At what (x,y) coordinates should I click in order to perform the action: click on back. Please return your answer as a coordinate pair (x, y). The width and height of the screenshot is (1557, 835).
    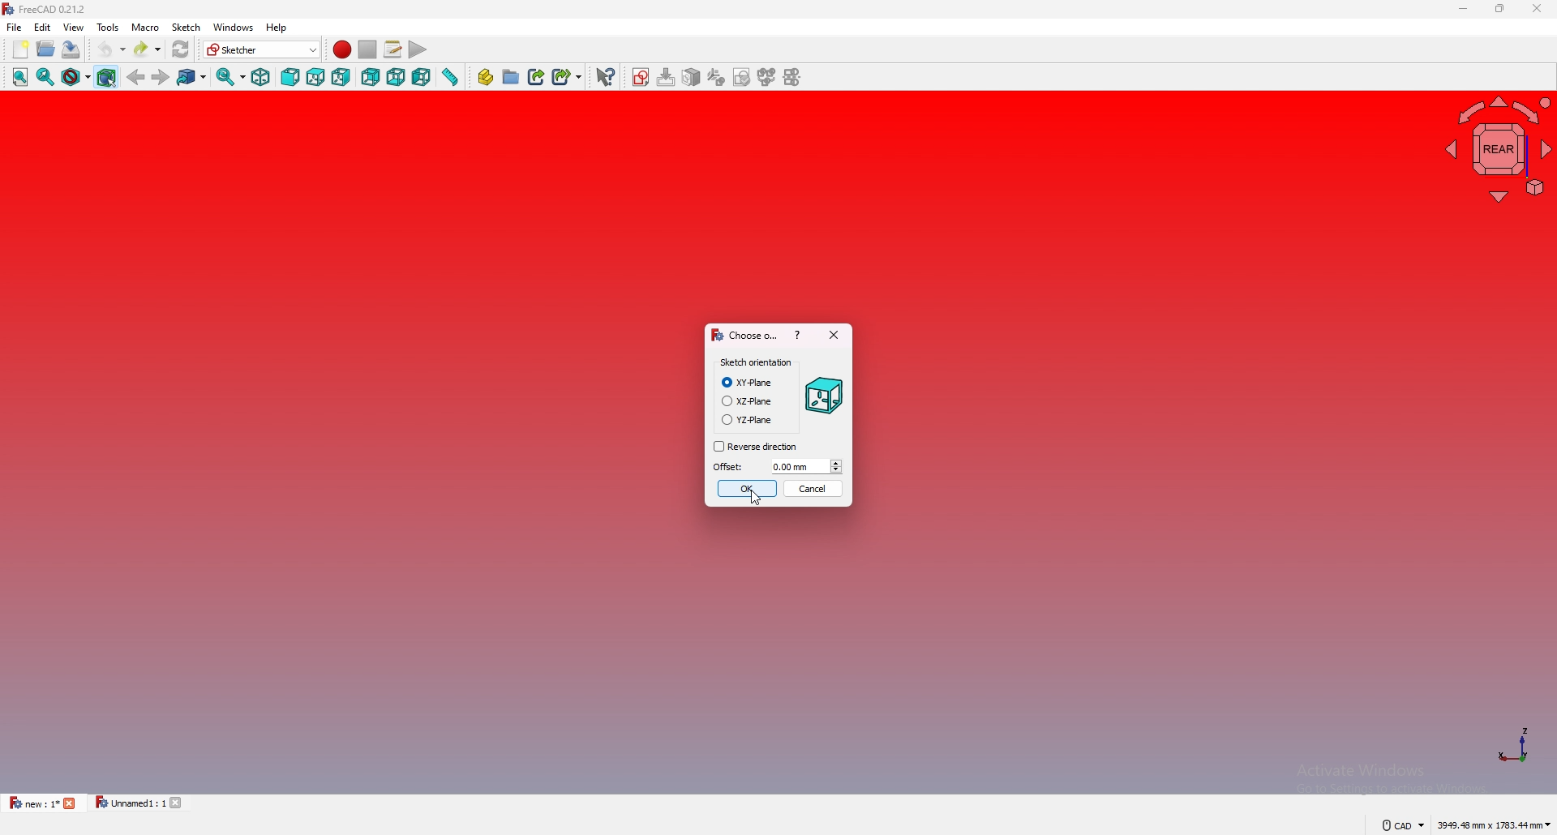
    Looking at the image, I should click on (137, 77).